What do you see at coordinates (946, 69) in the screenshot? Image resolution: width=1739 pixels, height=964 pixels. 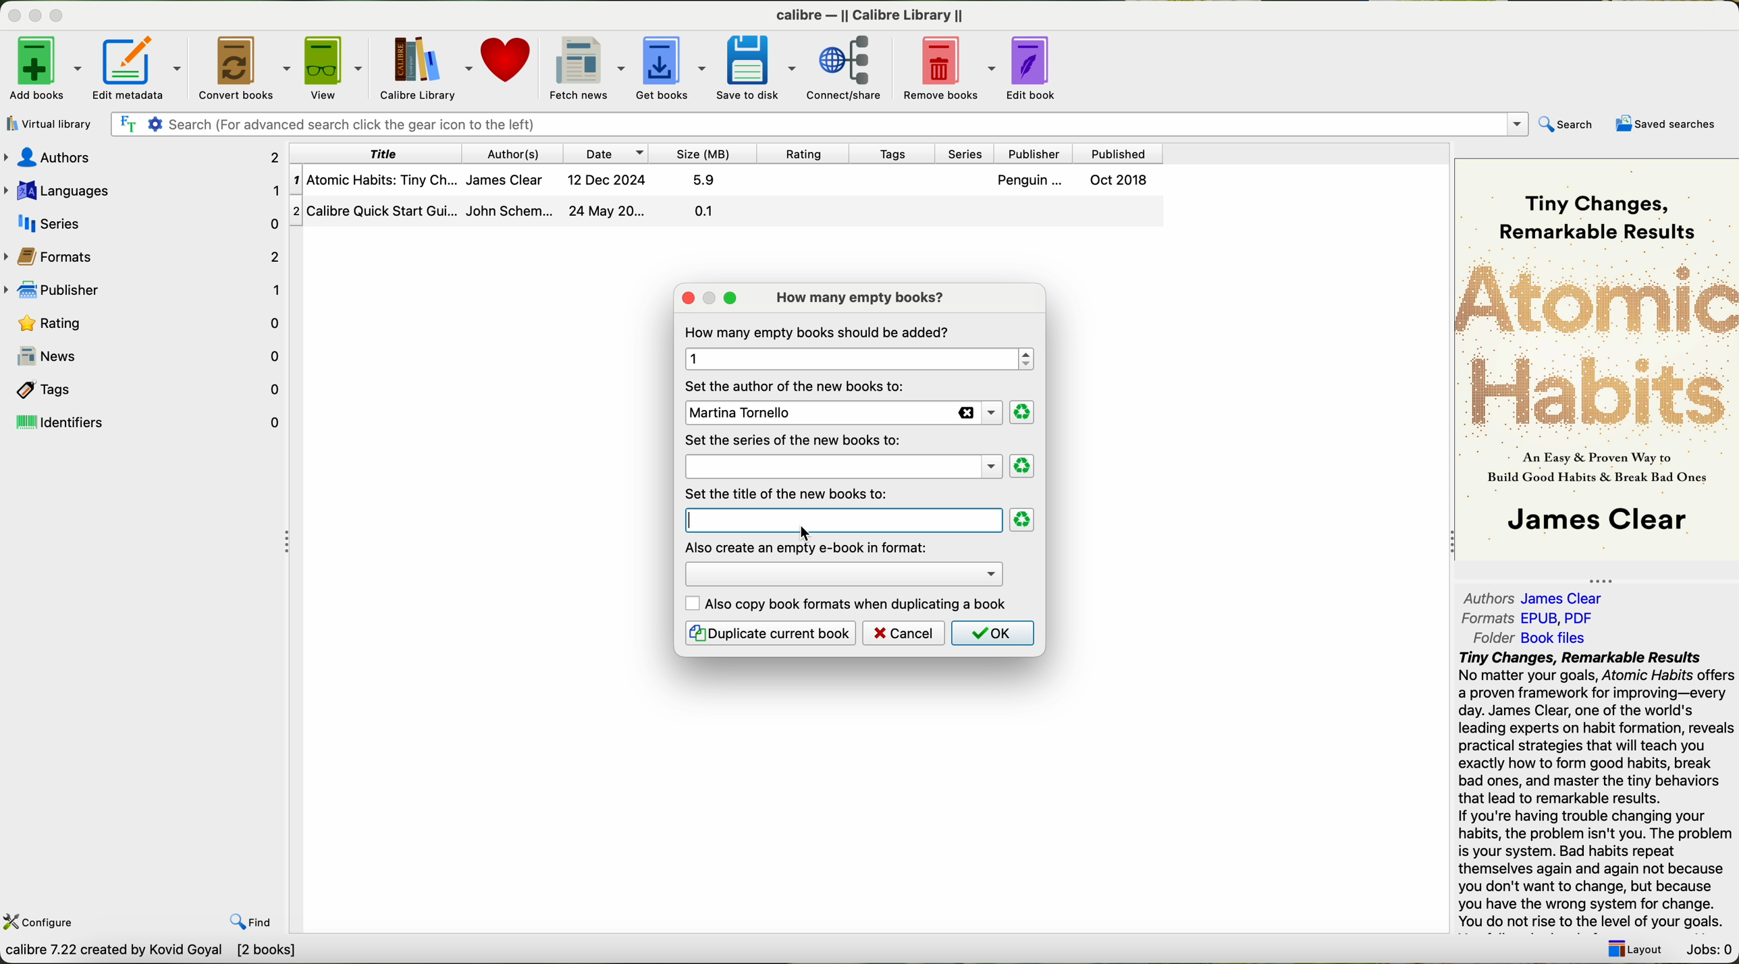 I see `remove books` at bounding box center [946, 69].